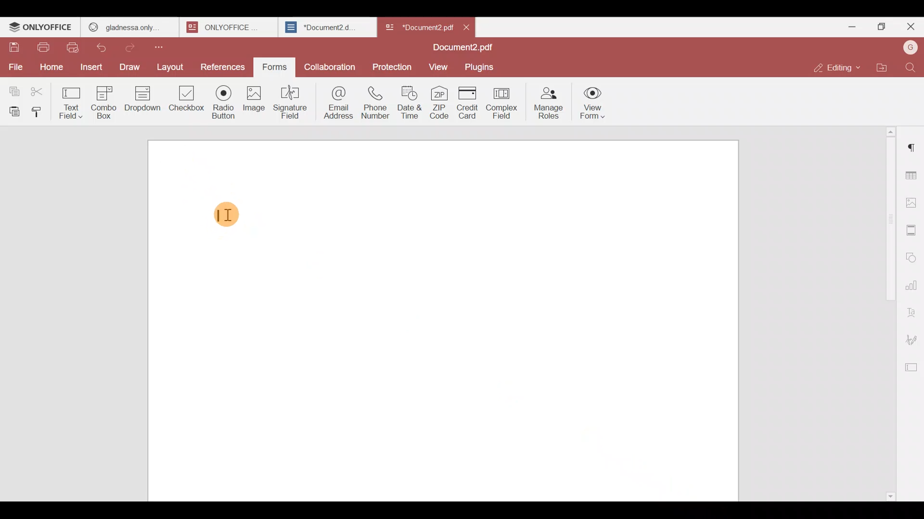 The width and height of the screenshot is (924, 519). What do you see at coordinates (886, 68) in the screenshot?
I see `Open file location` at bounding box center [886, 68].